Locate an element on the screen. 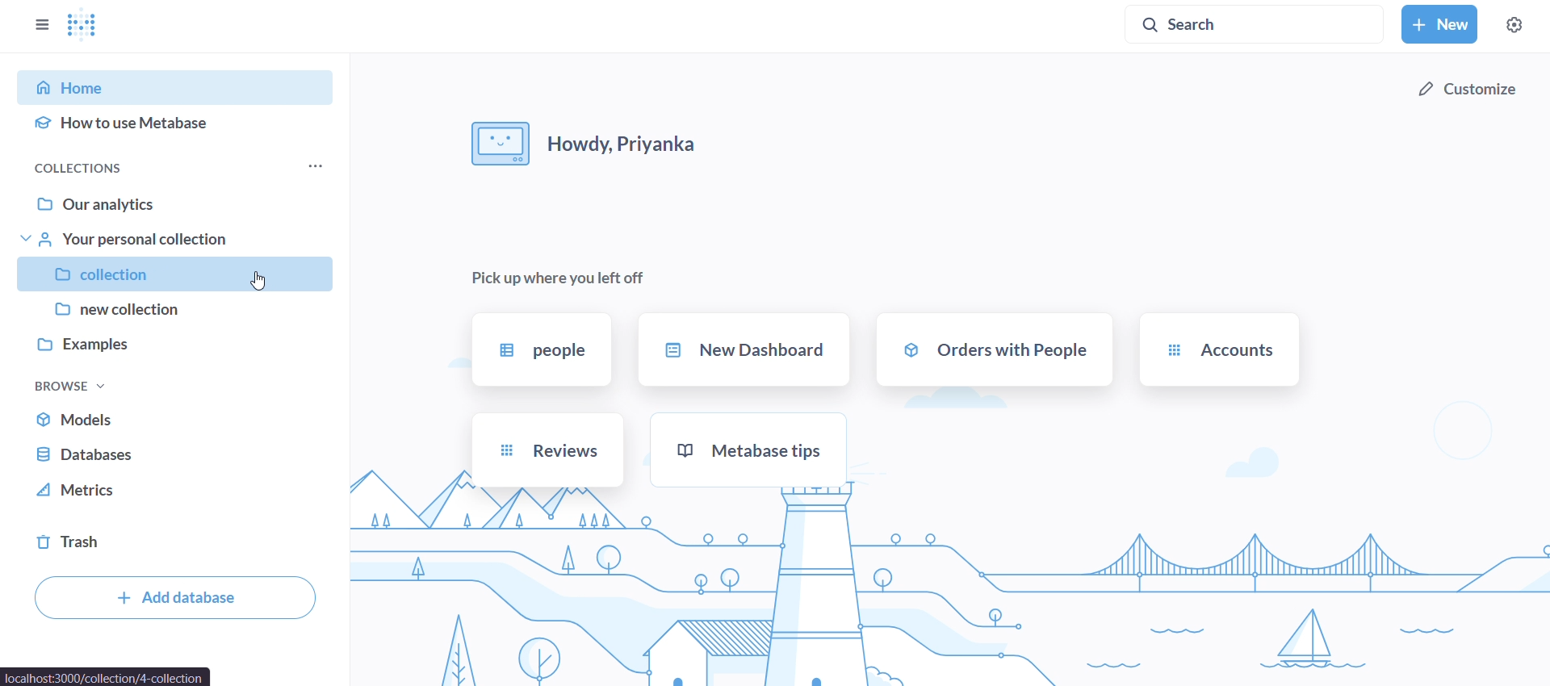 The width and height of the screenshot is (1550, 686). database is located at coordinates (176, 456).